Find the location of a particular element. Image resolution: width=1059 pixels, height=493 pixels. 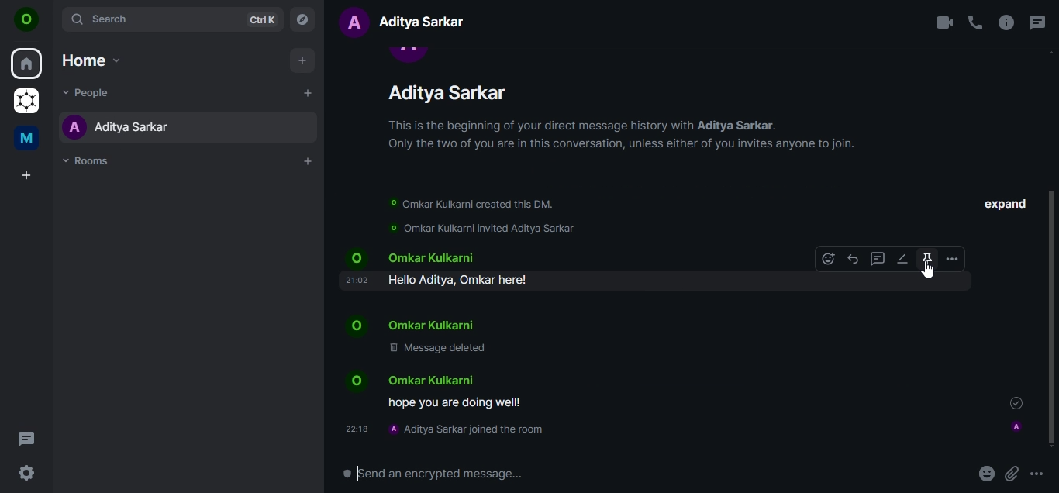

more options is located at coordinates (955, 258).